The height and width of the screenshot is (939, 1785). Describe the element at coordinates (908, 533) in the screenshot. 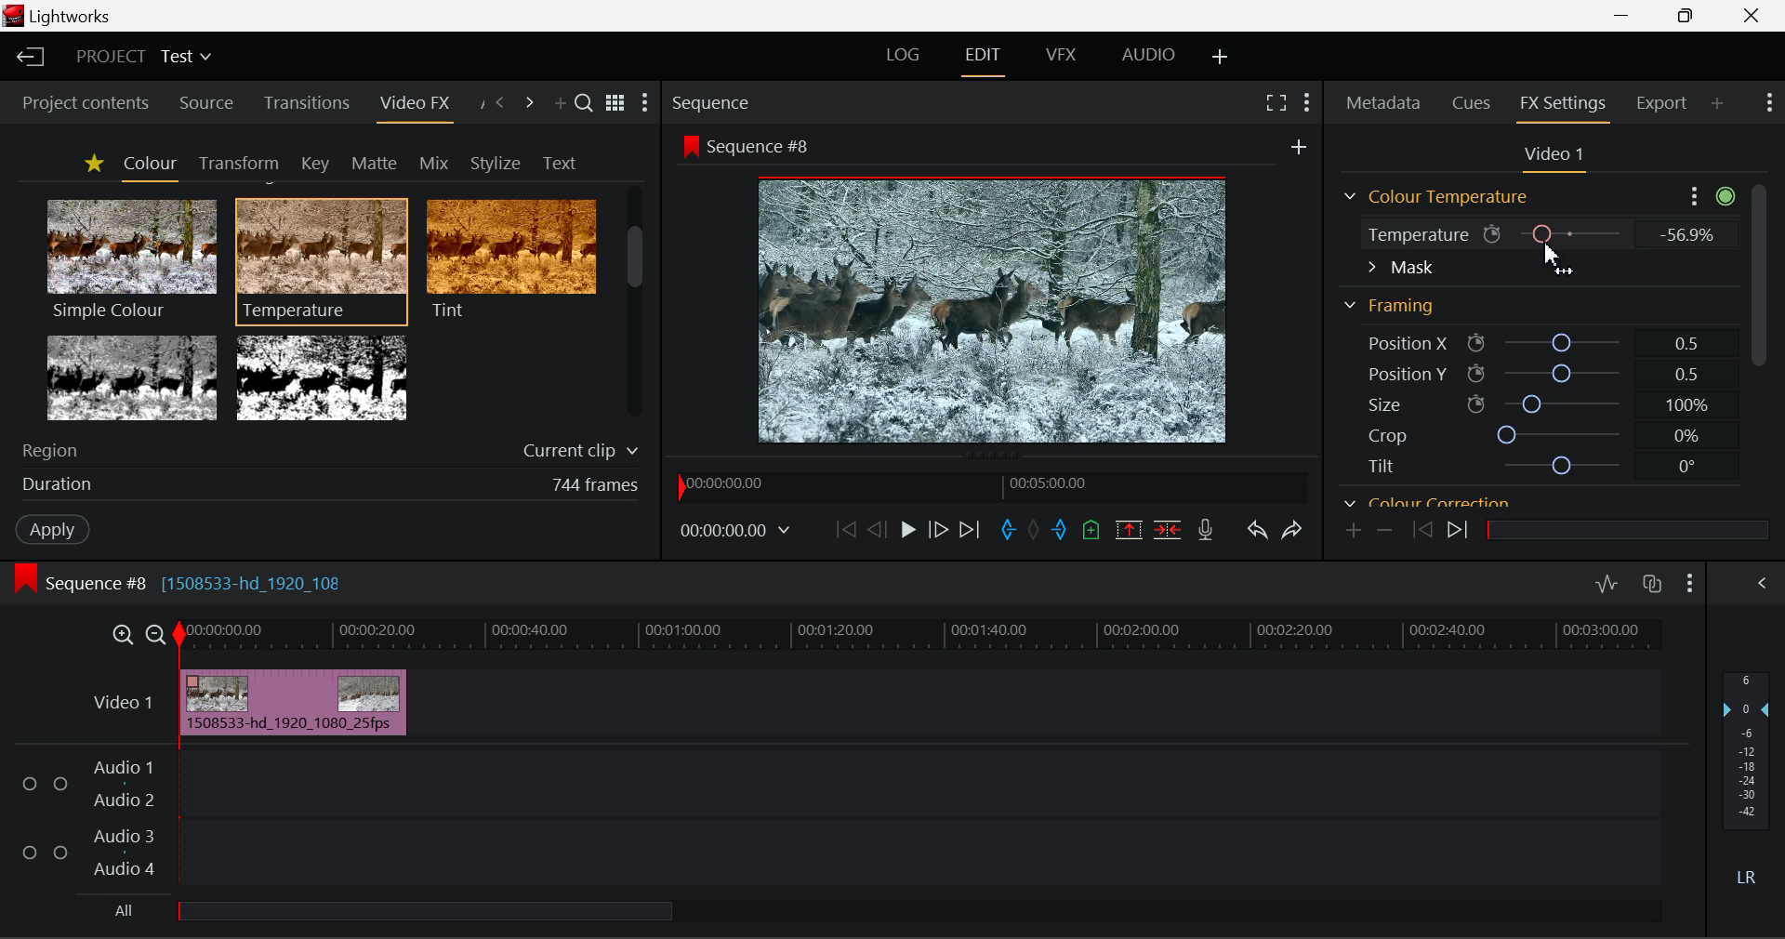

I see `Play` at that location.